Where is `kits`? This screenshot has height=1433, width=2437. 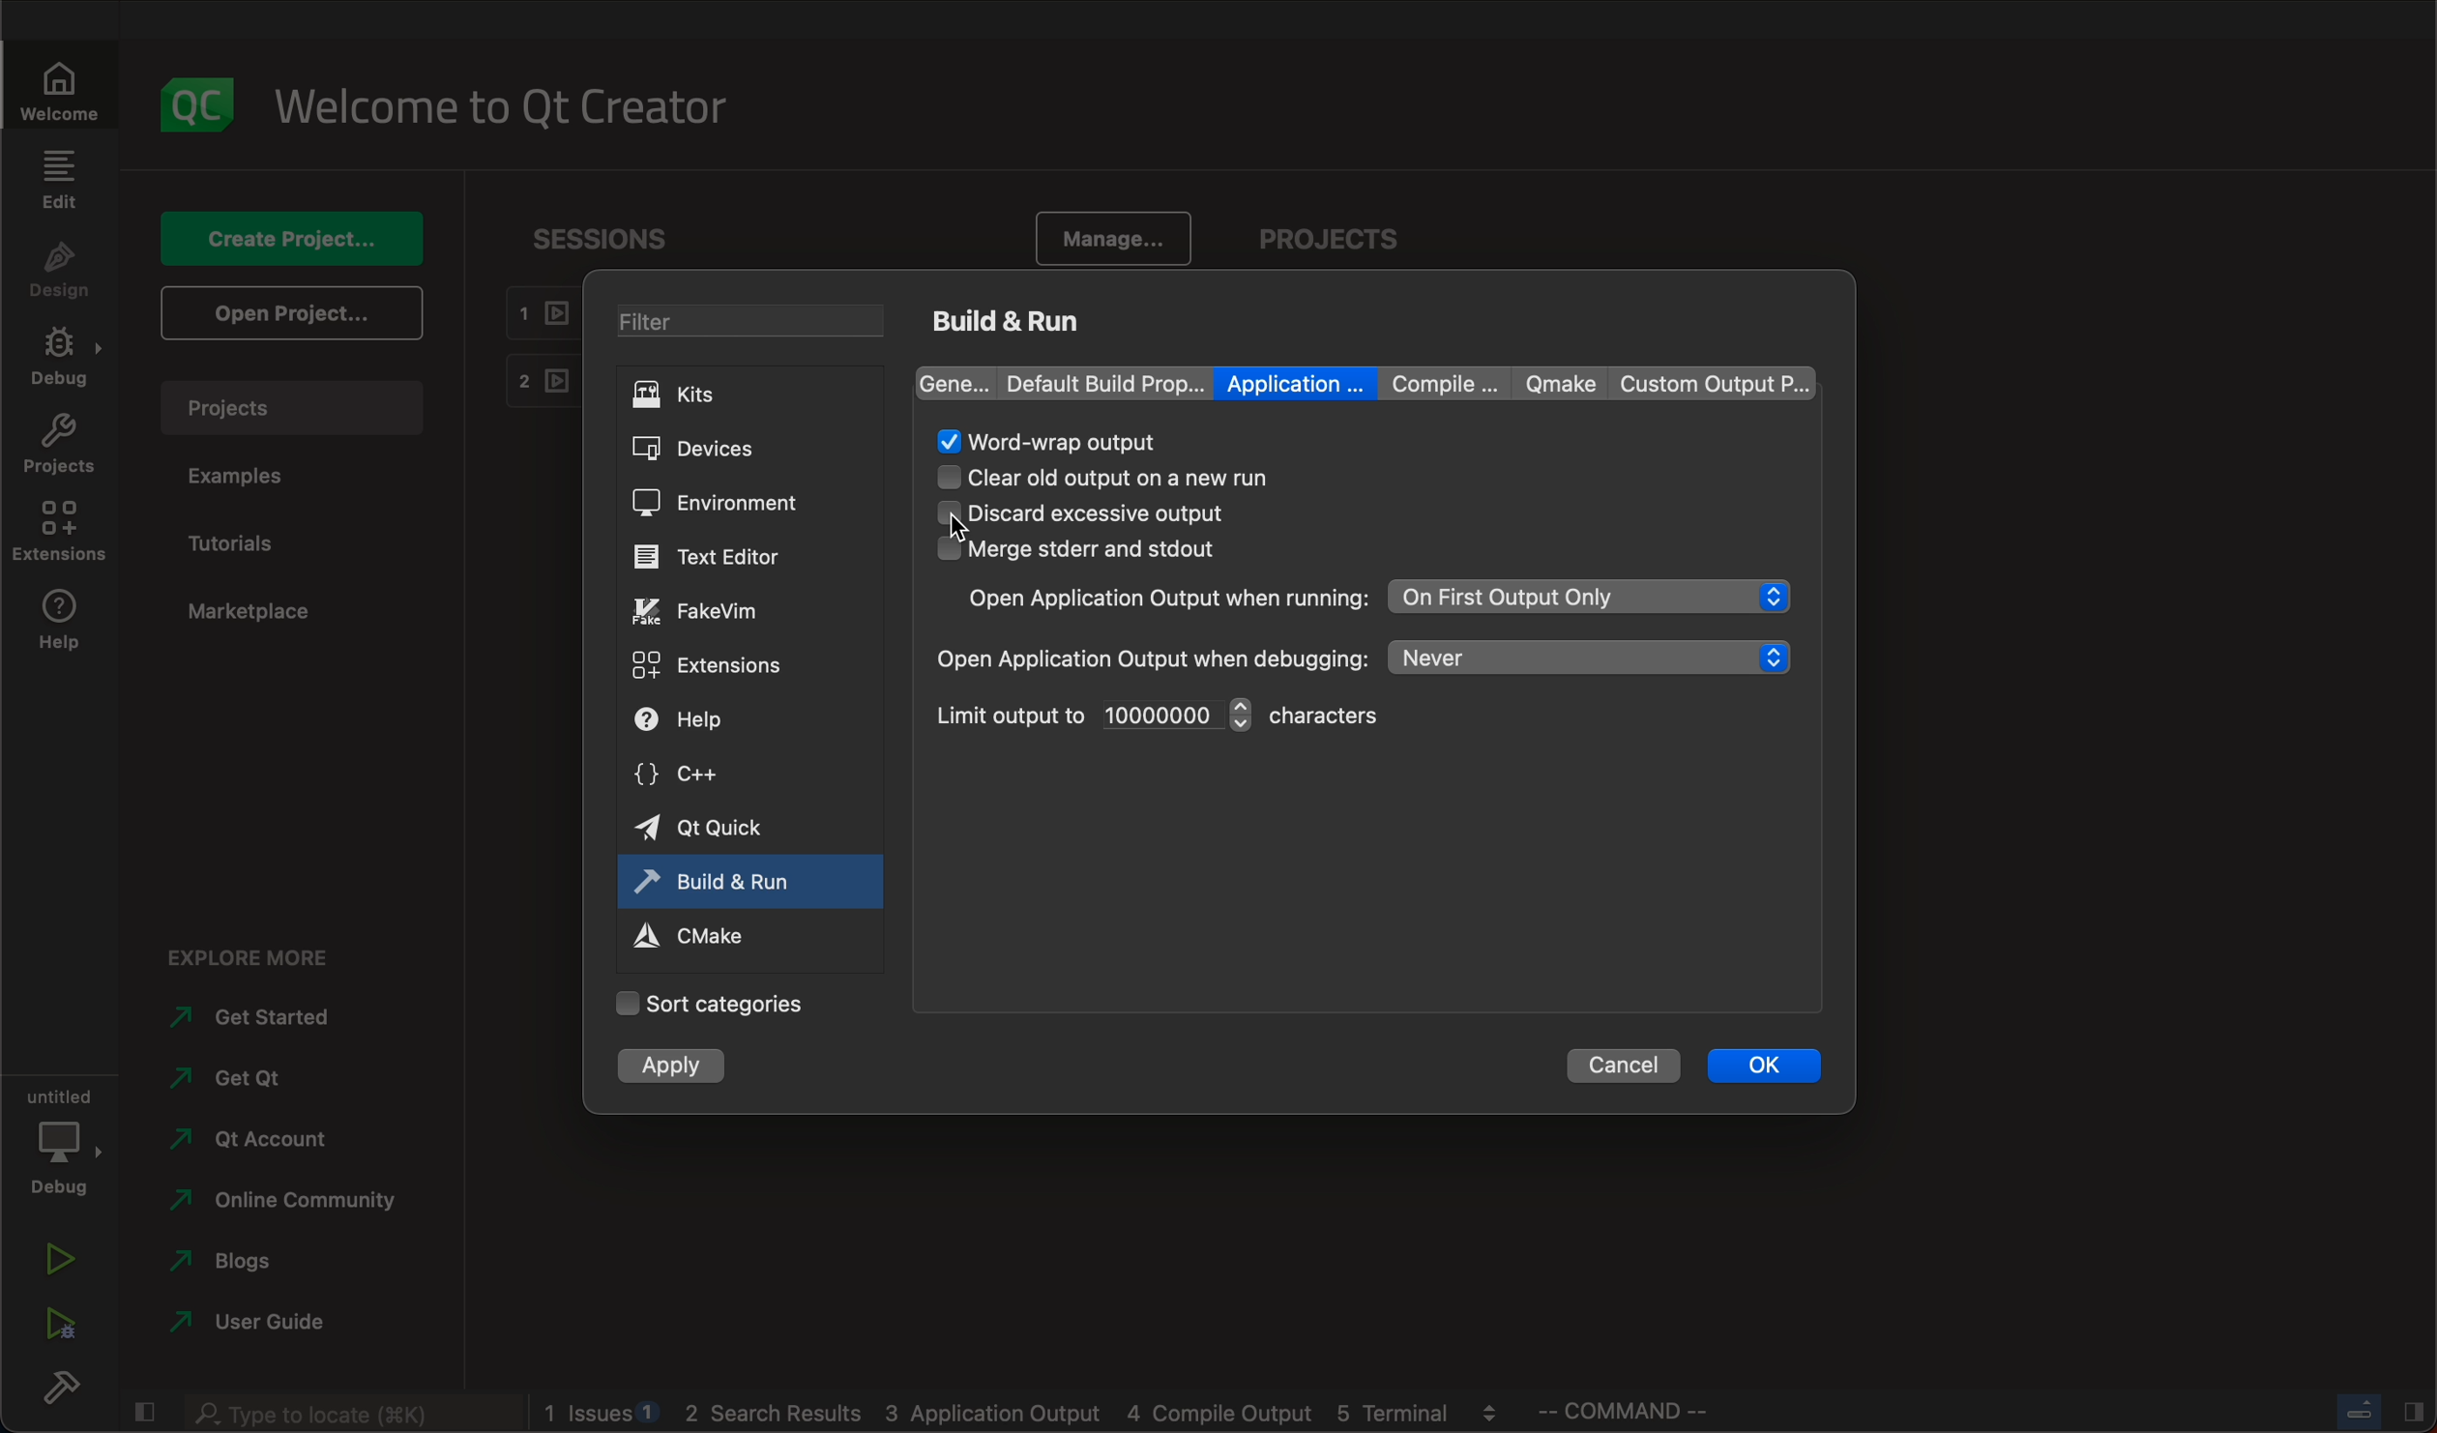 kits is located at coordinates (749, 394).